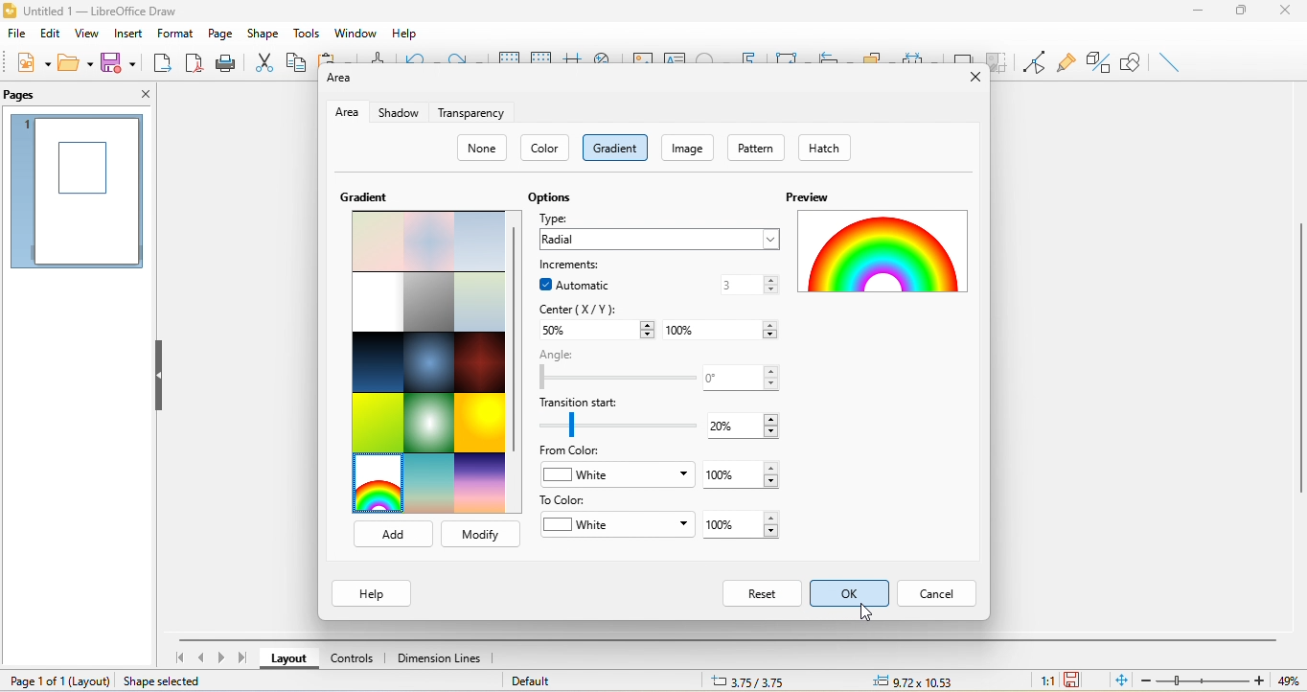 The image size is (1307, 692). What do you see at coordinates (370, 594) in the screenshot?
I see `help` at bounding box center [370, 594].